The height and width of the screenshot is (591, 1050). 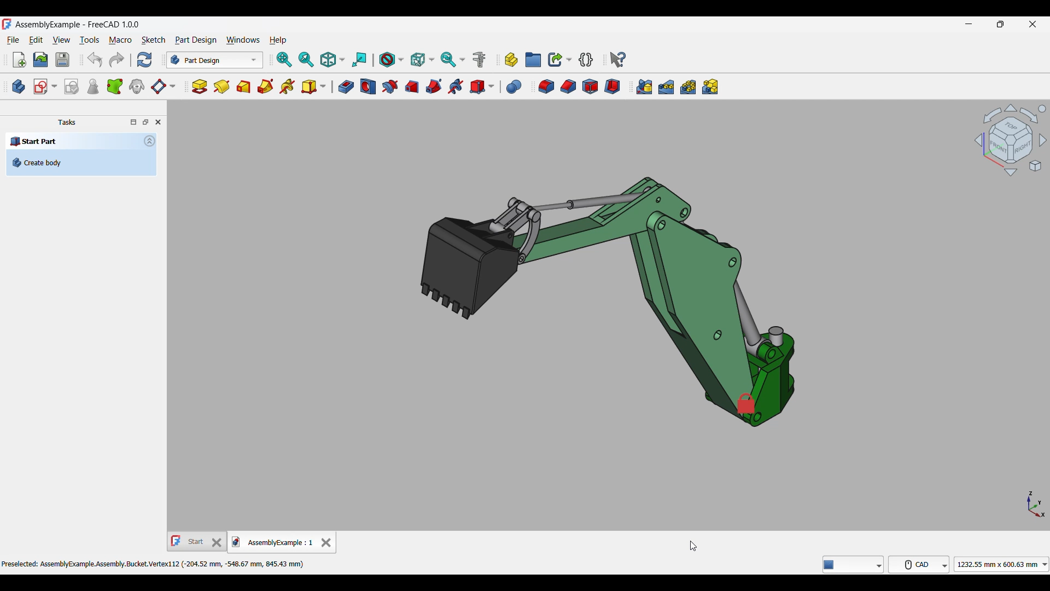 I want to click on Create body, so click(x=81, y=163).